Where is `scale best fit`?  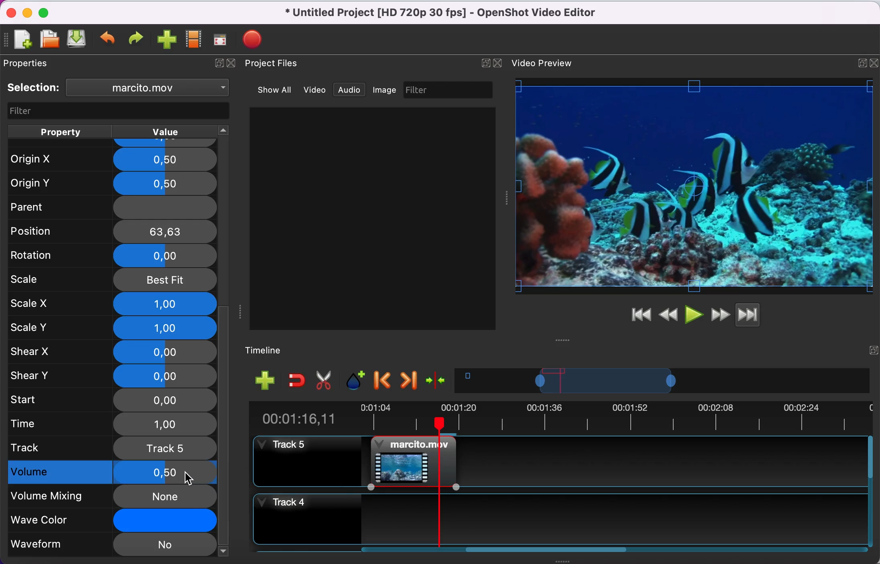
scale best fit is located at coordinates (113, 280).